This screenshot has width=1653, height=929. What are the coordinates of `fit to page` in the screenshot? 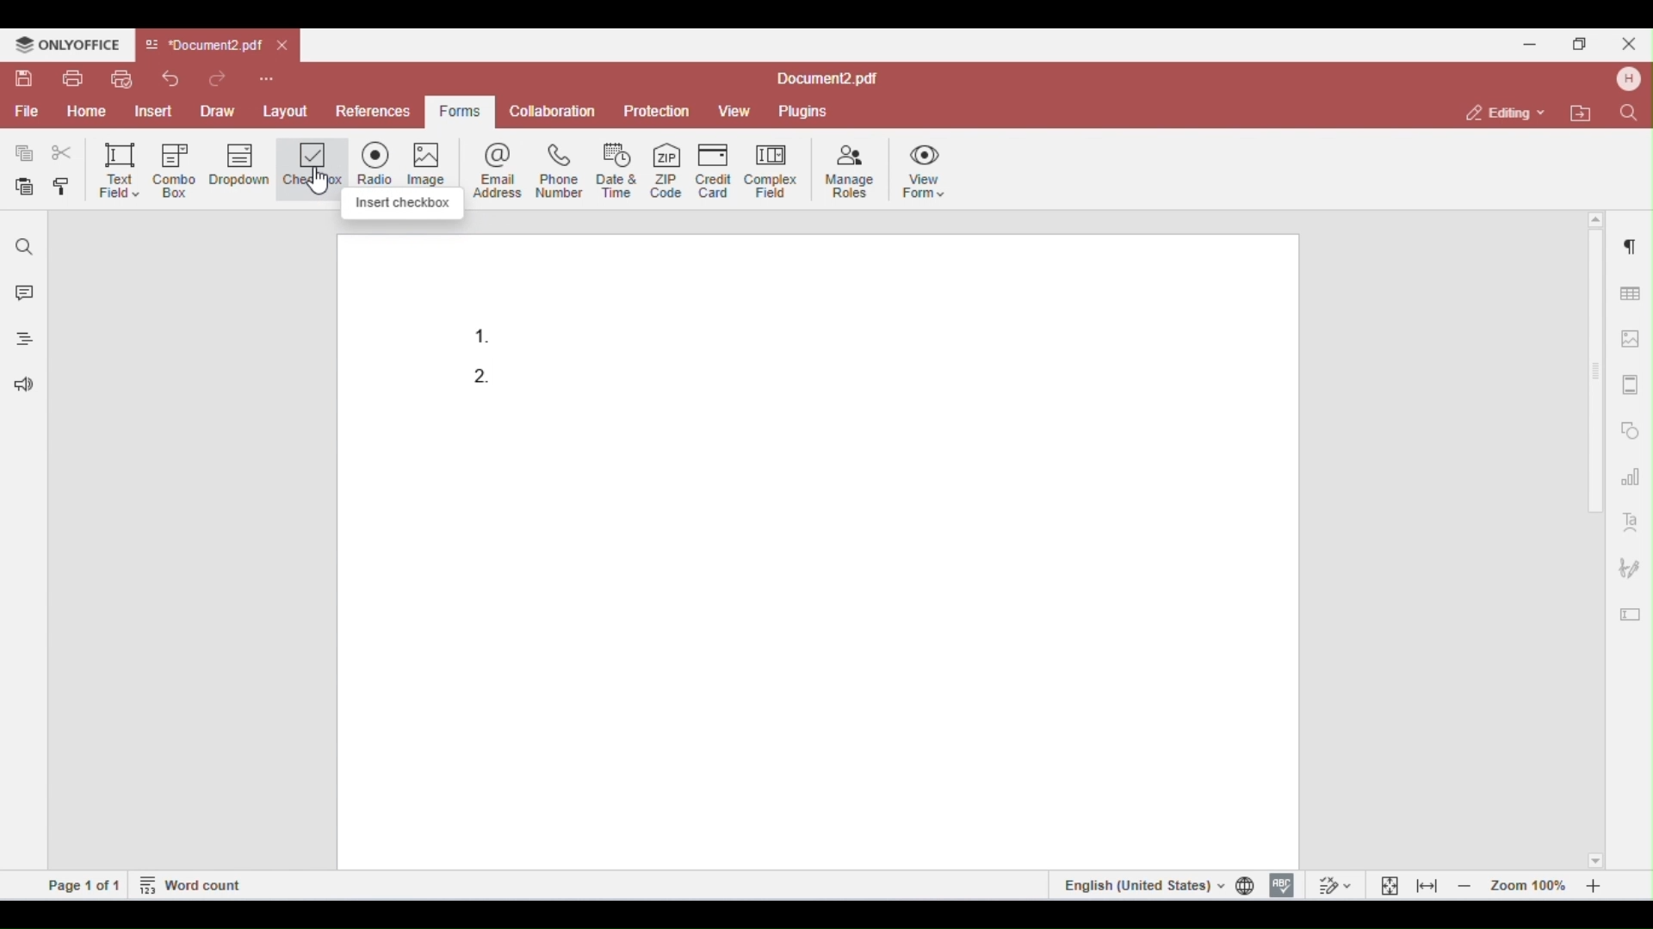 It's located at (1390, 884).